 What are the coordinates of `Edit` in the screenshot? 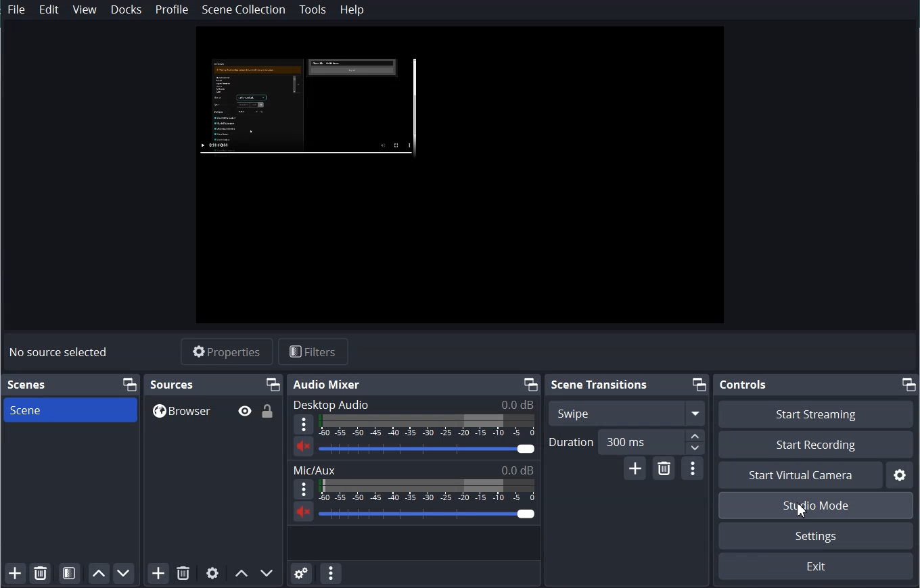 It's located at (49, 9).